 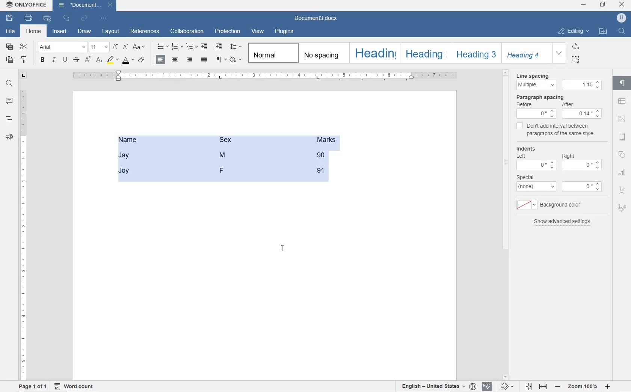 I want to click on FIND, so click(x=9, y=84).